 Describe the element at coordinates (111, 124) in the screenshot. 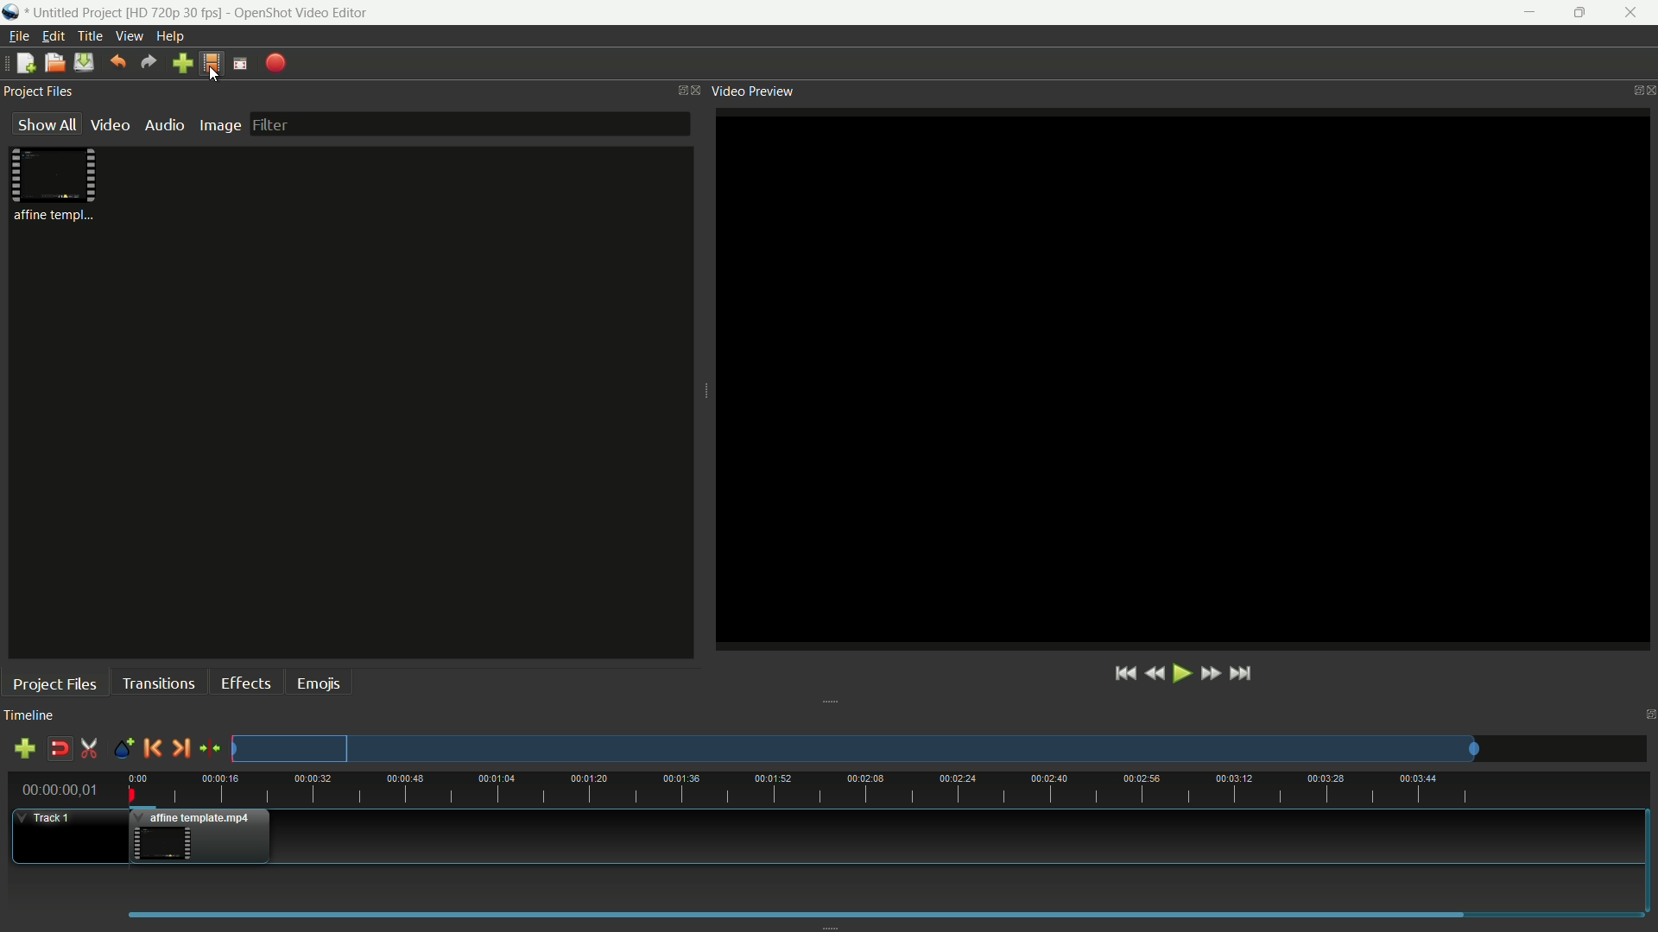

I see `video` at that location.